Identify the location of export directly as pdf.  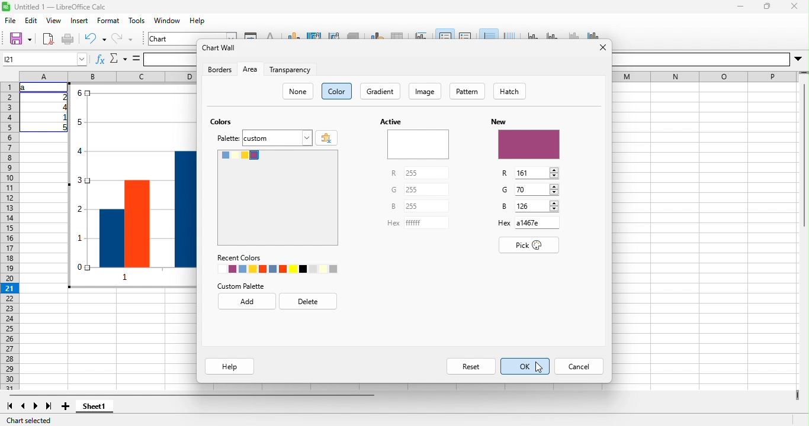
(48, 39).